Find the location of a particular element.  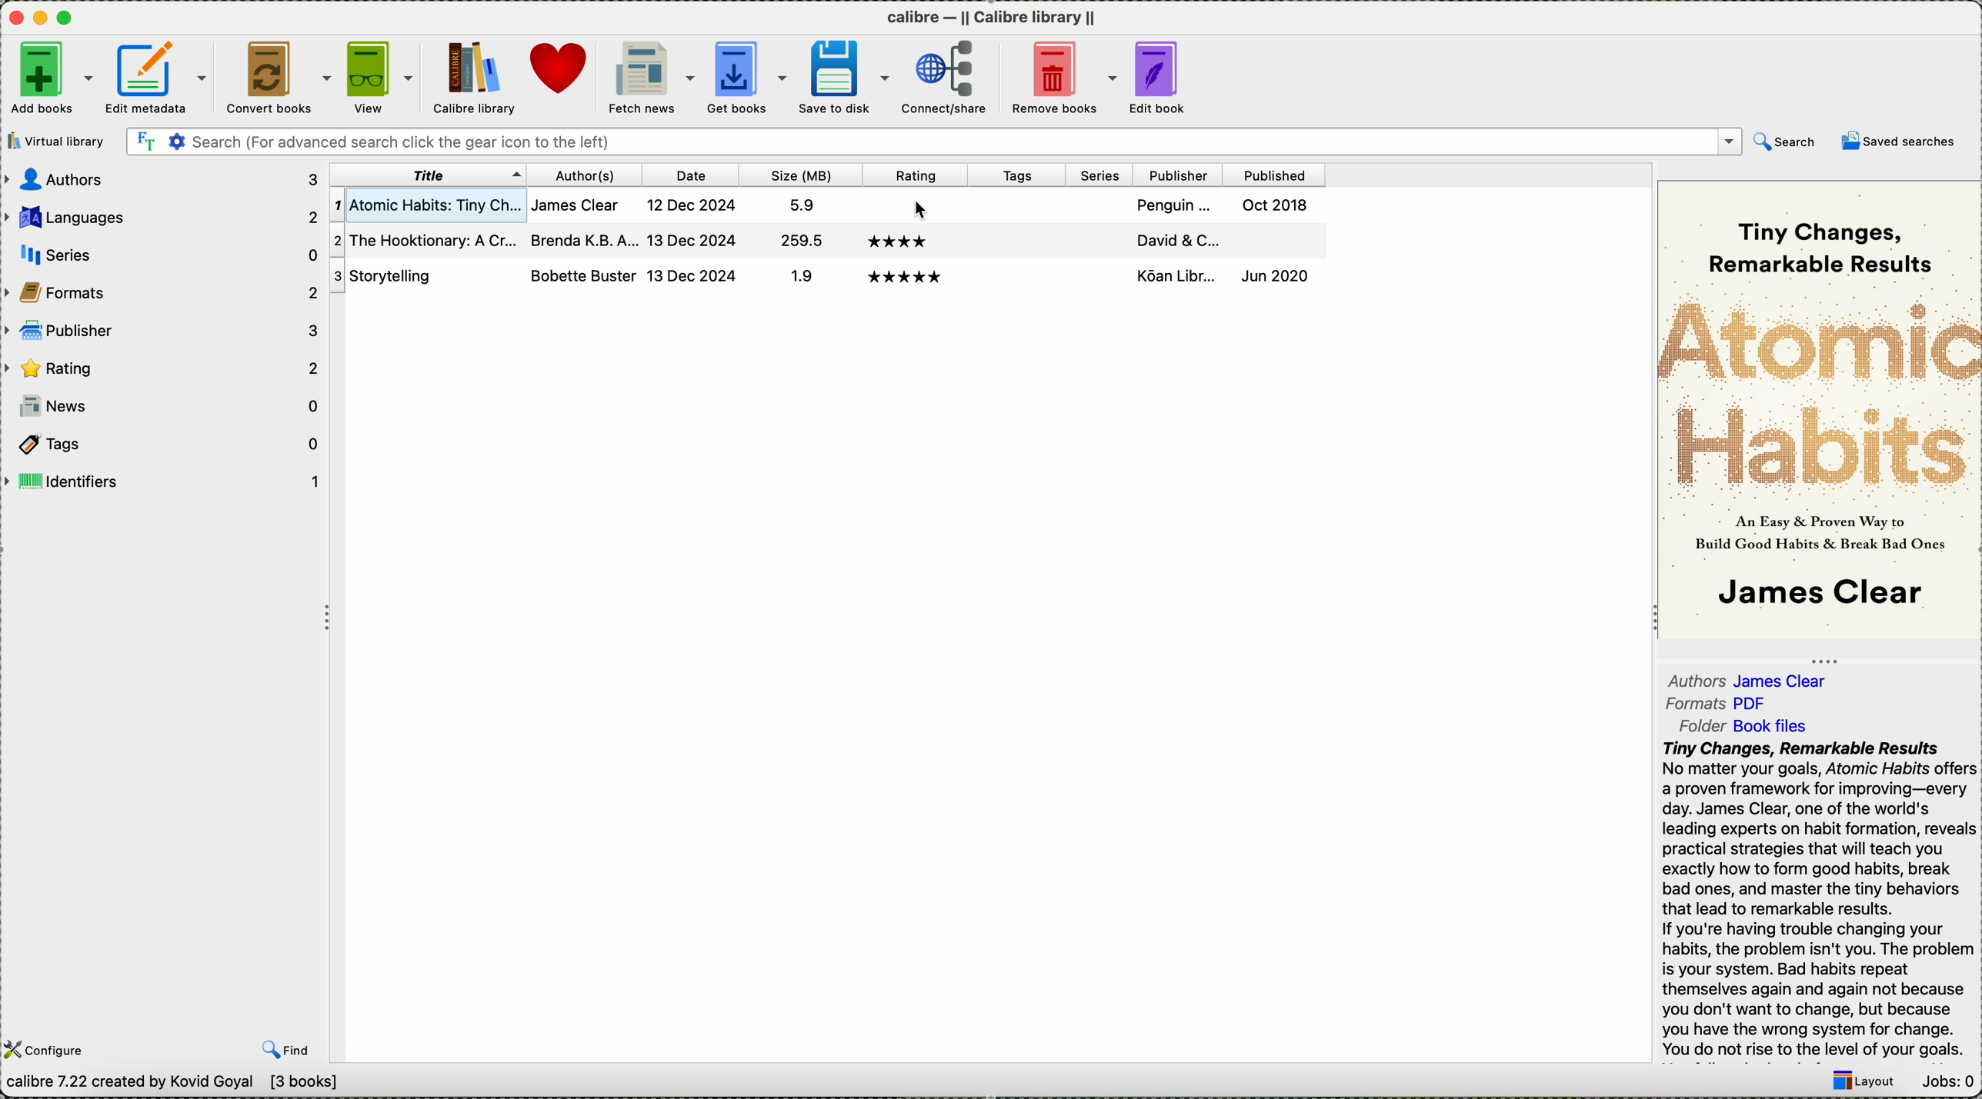

penguin ... is located at coordinates (1175, 205).